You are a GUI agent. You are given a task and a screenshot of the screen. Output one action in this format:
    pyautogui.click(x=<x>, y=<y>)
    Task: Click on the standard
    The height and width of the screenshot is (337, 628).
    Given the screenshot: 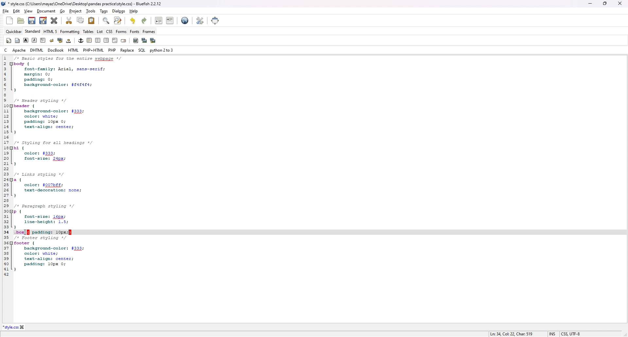 What is the action you would take?
    pyautogui.click(x=33, y=31)
    